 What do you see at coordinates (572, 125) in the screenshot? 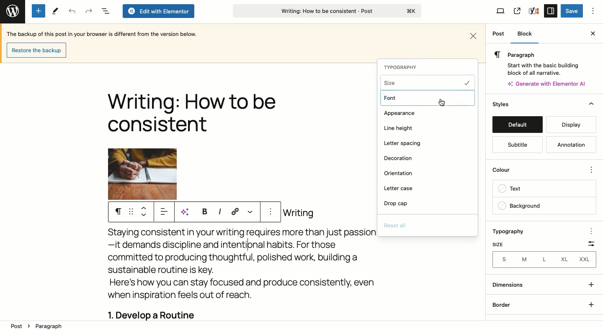
I see `Display` at bounding box center [572, 125].